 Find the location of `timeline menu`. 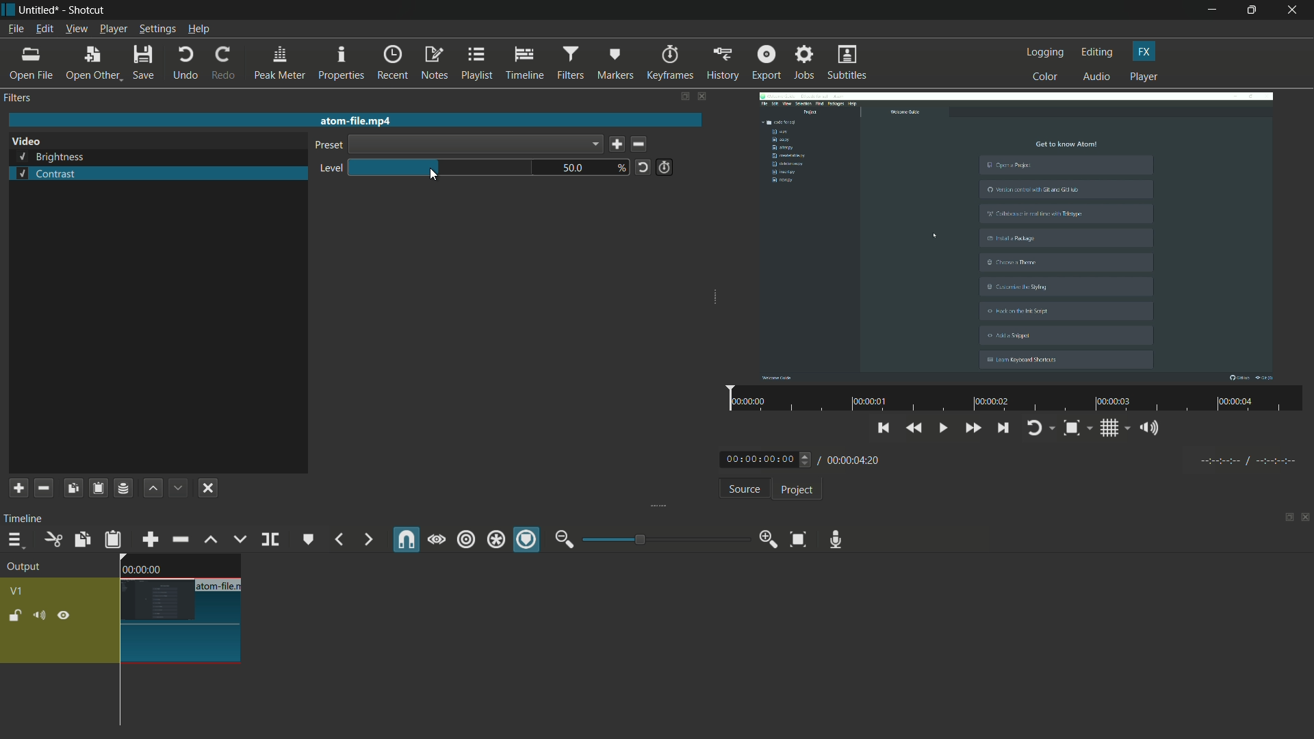

timeline menu is located at coordinates (15, 541).